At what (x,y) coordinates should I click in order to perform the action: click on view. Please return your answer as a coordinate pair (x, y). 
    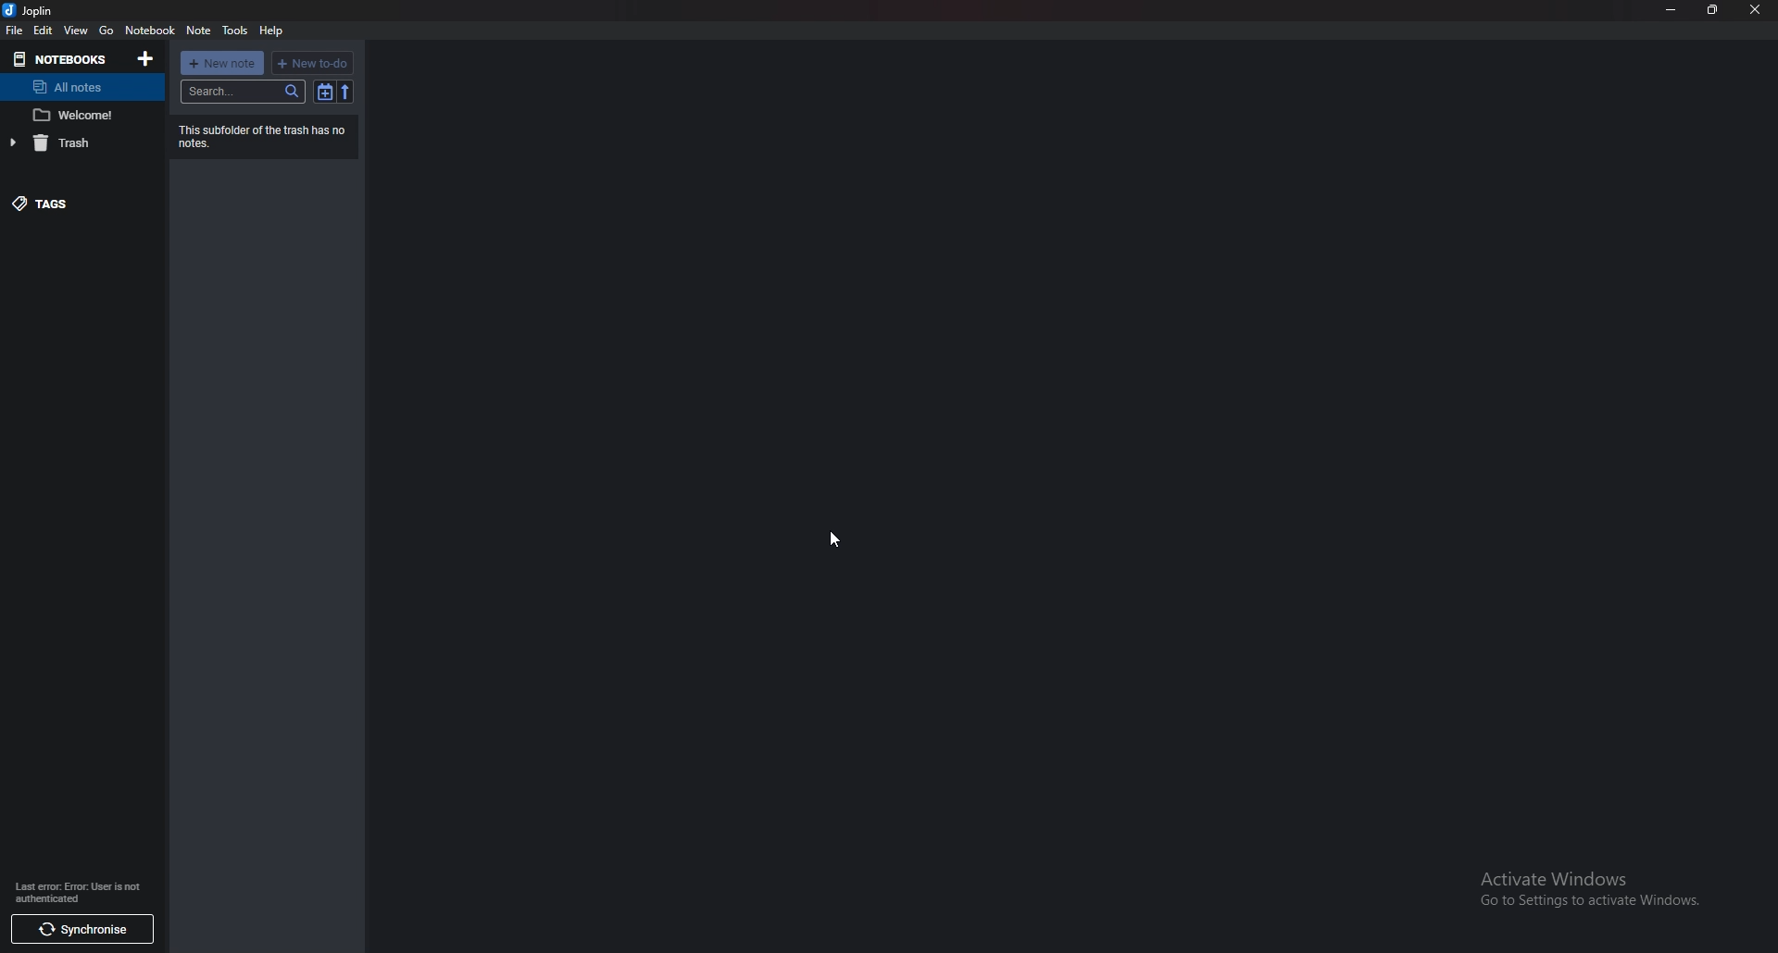
    Looking at the image, I should click on (75, 30).